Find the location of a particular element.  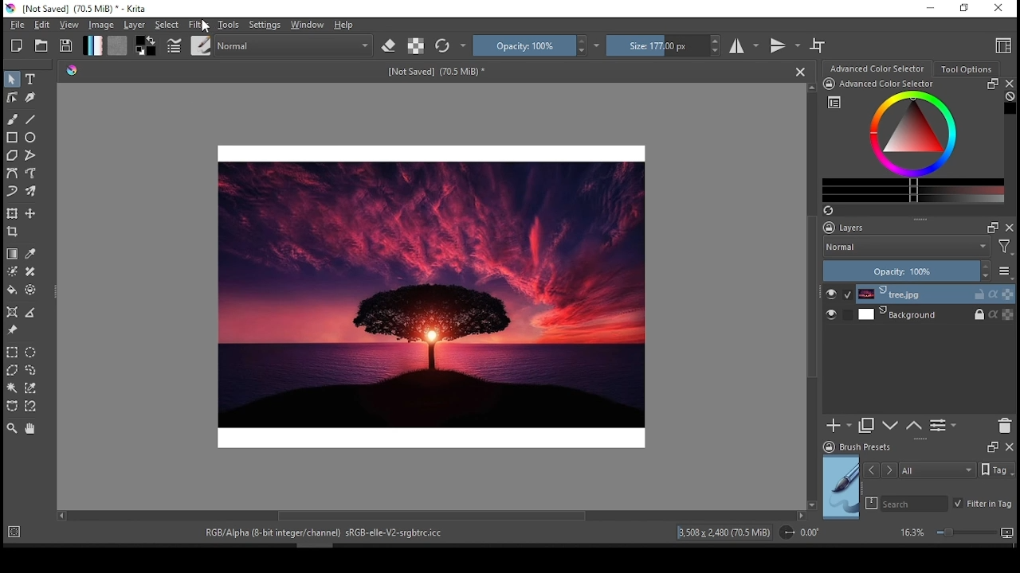

new is located at coordinates (17, 46).